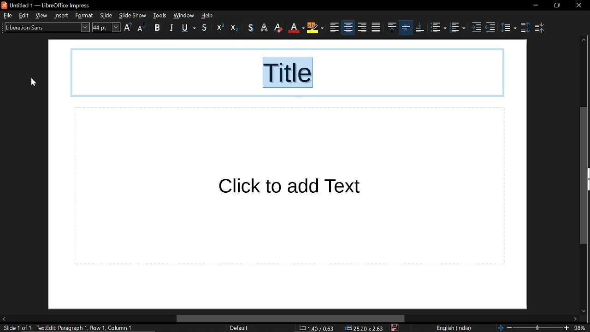 Image resolution: width=590 pixels, height=332 pixels. I want to click on horizontal scrollbar, so click(290, 319).